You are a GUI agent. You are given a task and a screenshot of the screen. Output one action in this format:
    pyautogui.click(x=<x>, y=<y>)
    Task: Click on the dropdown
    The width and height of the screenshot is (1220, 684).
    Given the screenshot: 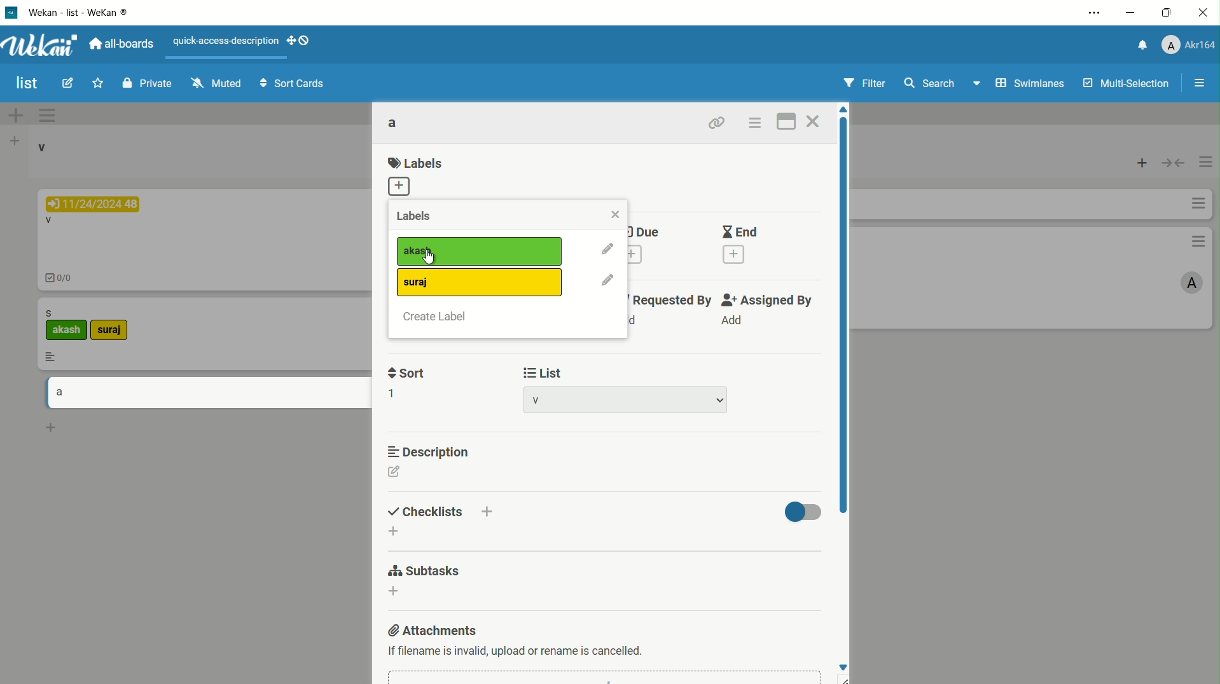 What is the action you would take?
    pyautogui.click(x=720, y=402)
    